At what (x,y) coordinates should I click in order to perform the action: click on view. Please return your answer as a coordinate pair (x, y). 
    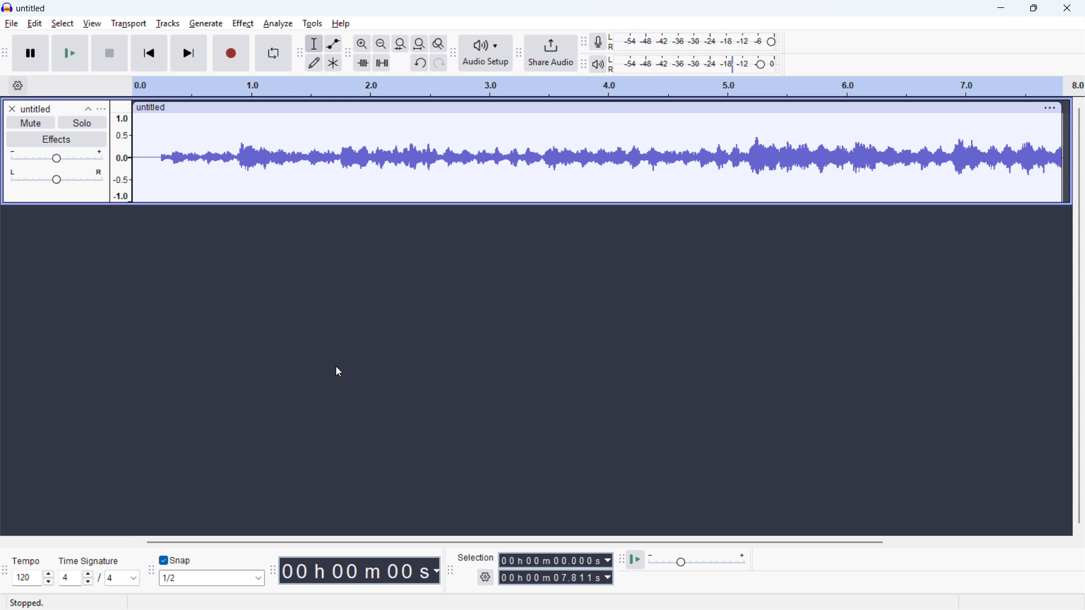
    Looking at the image, I should click on (92, 24).